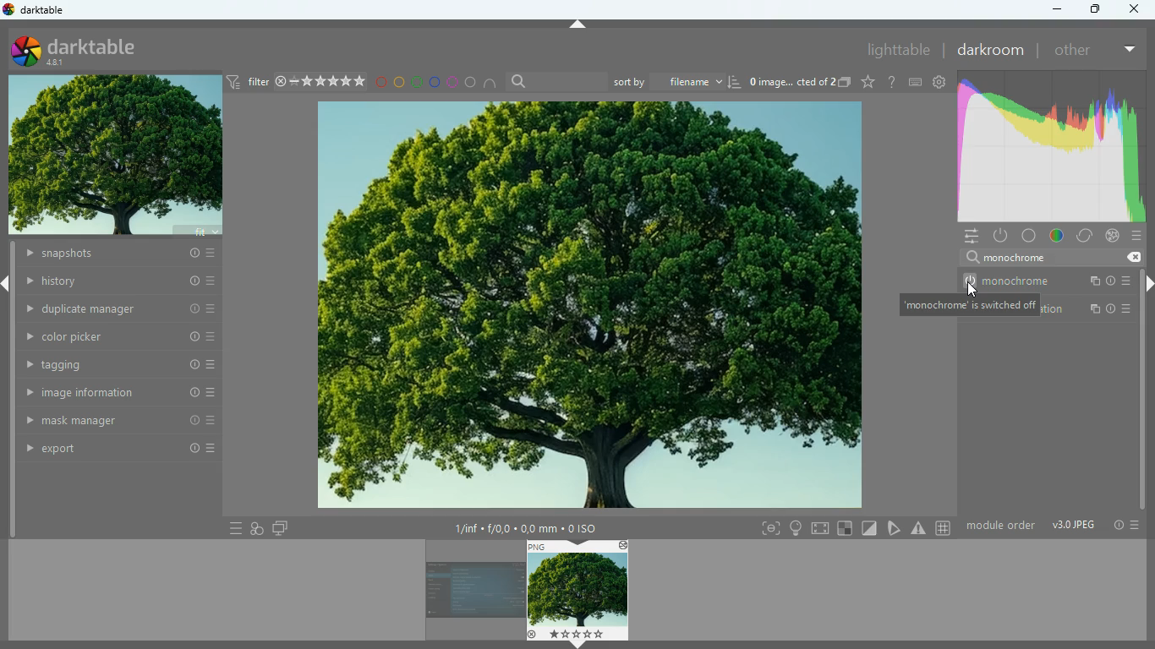  What do you see at coordinates (555, 81) in the screenshot?
I see `search` at bounding box center [555, 81].